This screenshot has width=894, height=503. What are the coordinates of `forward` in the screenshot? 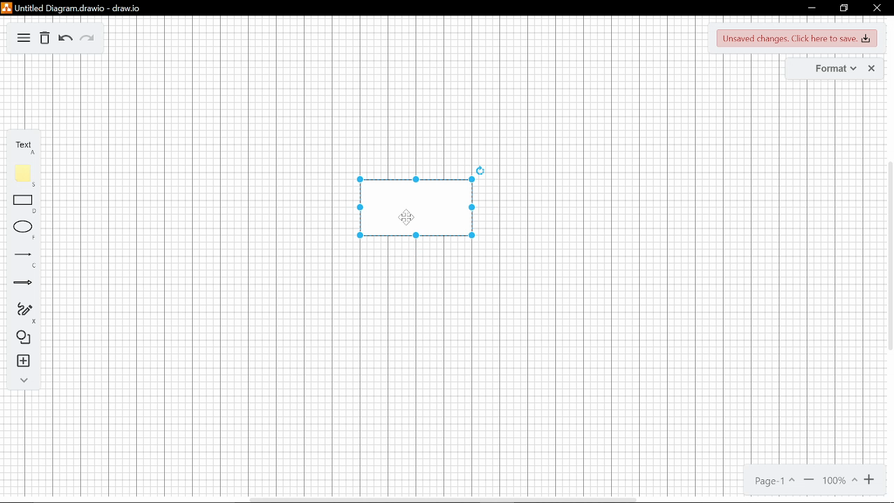 It's located at (88, 39).